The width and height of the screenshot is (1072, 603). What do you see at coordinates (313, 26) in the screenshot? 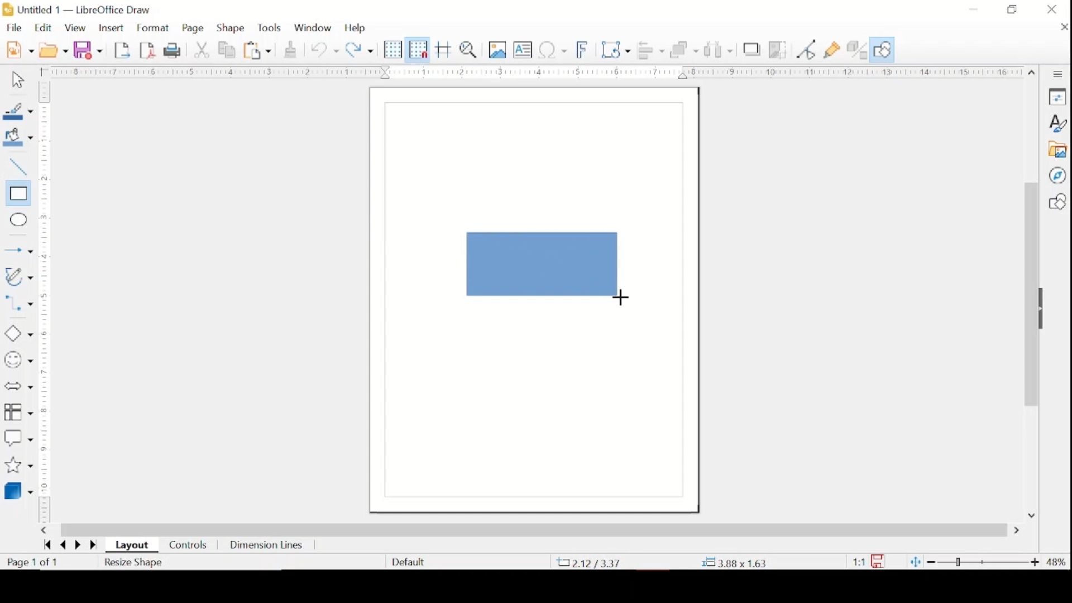
I see `window` at bounding box center [313, 26].